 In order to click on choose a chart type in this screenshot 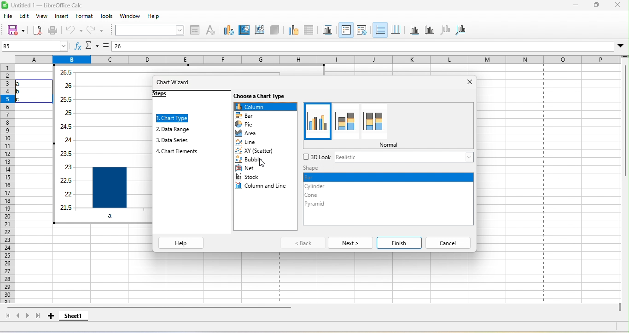, I will do `click(262, 96)`.